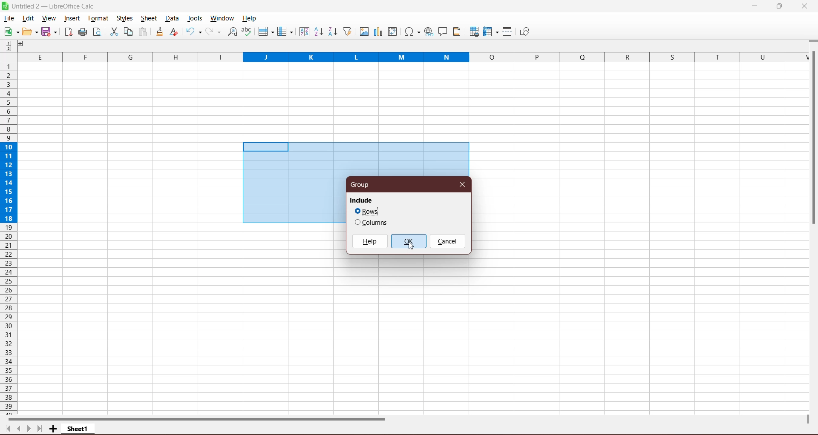  Describe the element at coordinates (144, 32) in the screenshot. I see `Paste` at that location.